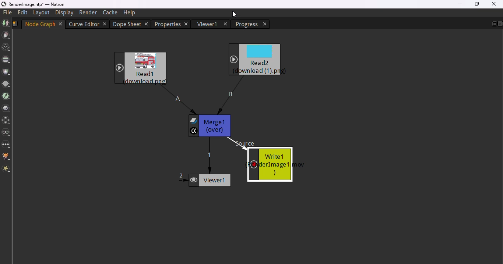 Image resolution: width=503 pixels, height=264 pixels. What do you see at coordinates (211, 126) in the screenshot?
I see `merge 1` at bounding box center [211, 126].